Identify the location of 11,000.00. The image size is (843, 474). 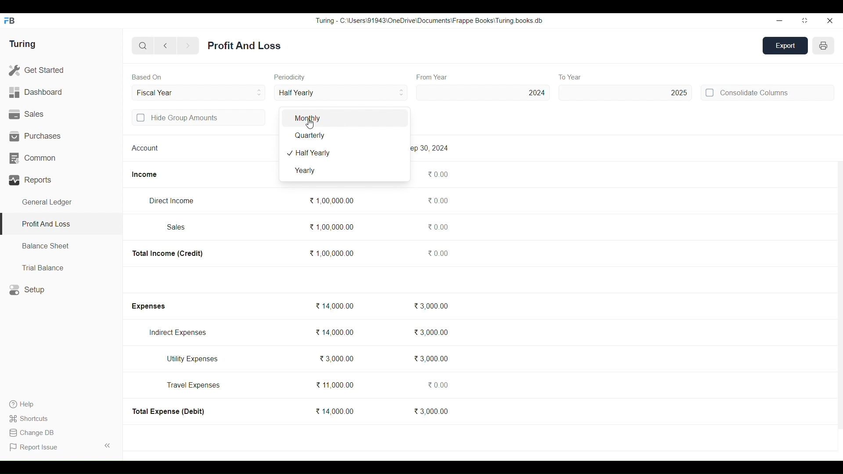
(335, 385).